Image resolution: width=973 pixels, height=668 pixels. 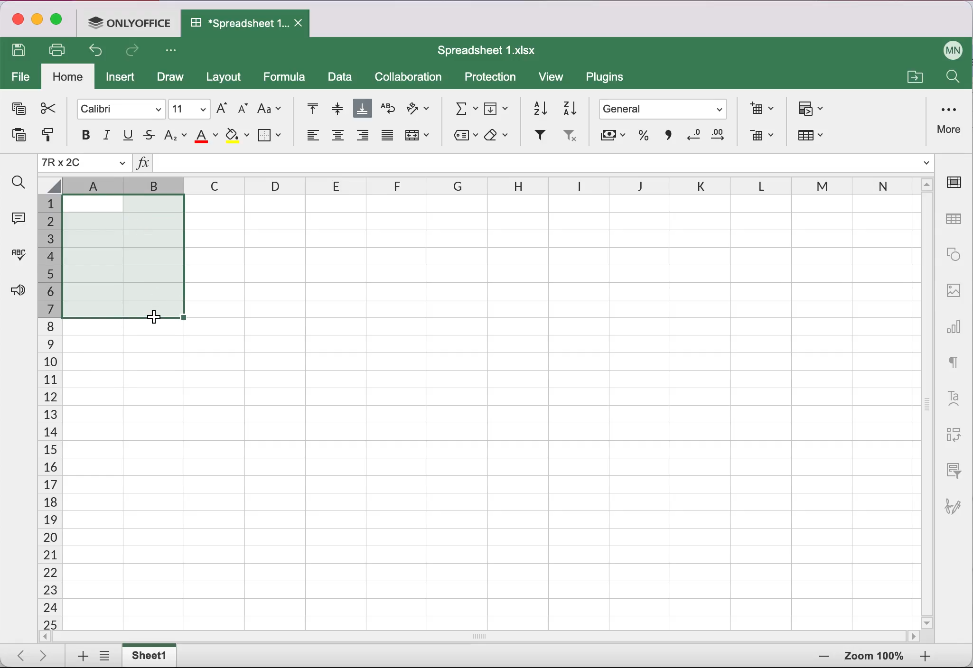 I want to click on file, so click(x=21, y=78).